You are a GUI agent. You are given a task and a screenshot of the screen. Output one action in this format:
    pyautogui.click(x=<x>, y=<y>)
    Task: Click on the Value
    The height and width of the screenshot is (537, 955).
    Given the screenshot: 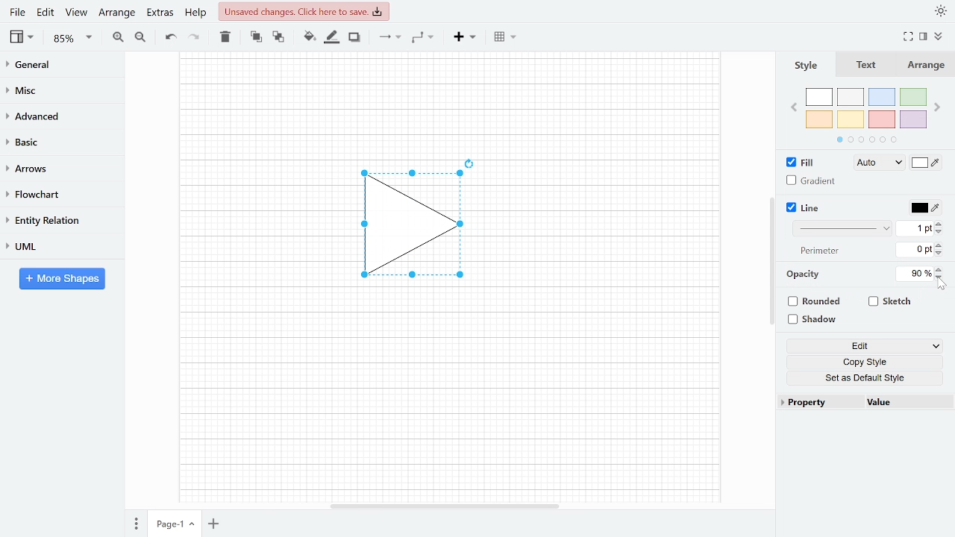 What is the action you would take?
    pyautogui.click(x=905, y=403)
    